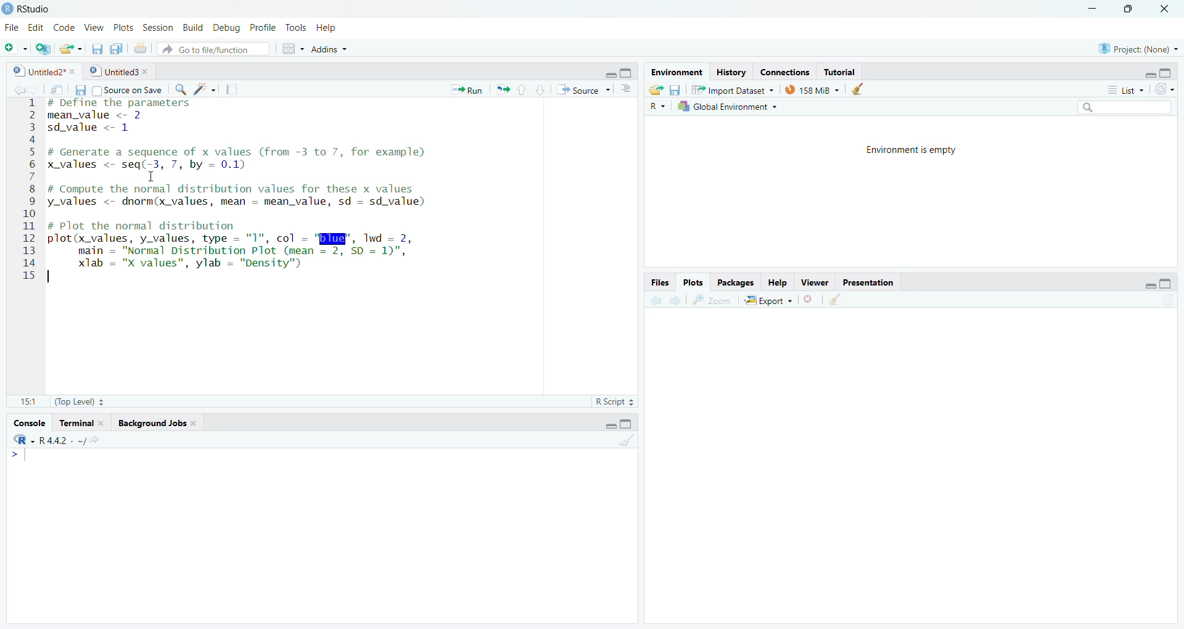  I want to click on © List +, so click(1125, 89).